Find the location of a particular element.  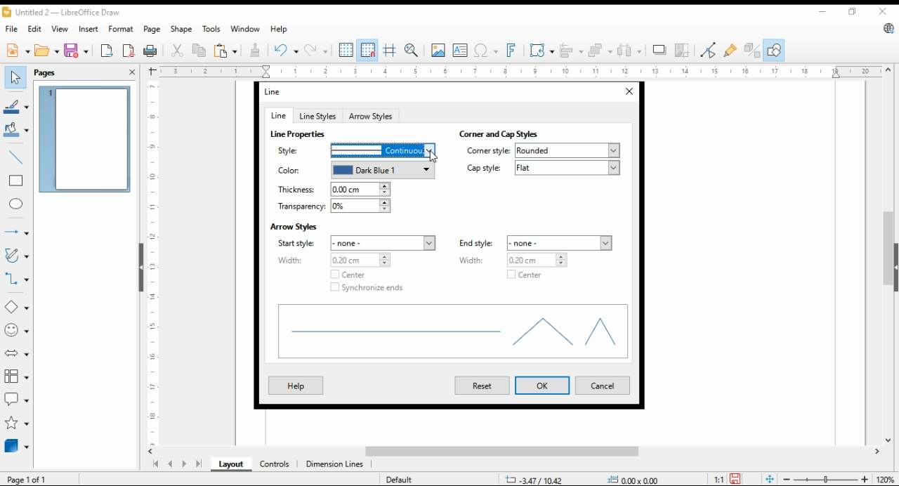

select is located at coordinates (15, 77).